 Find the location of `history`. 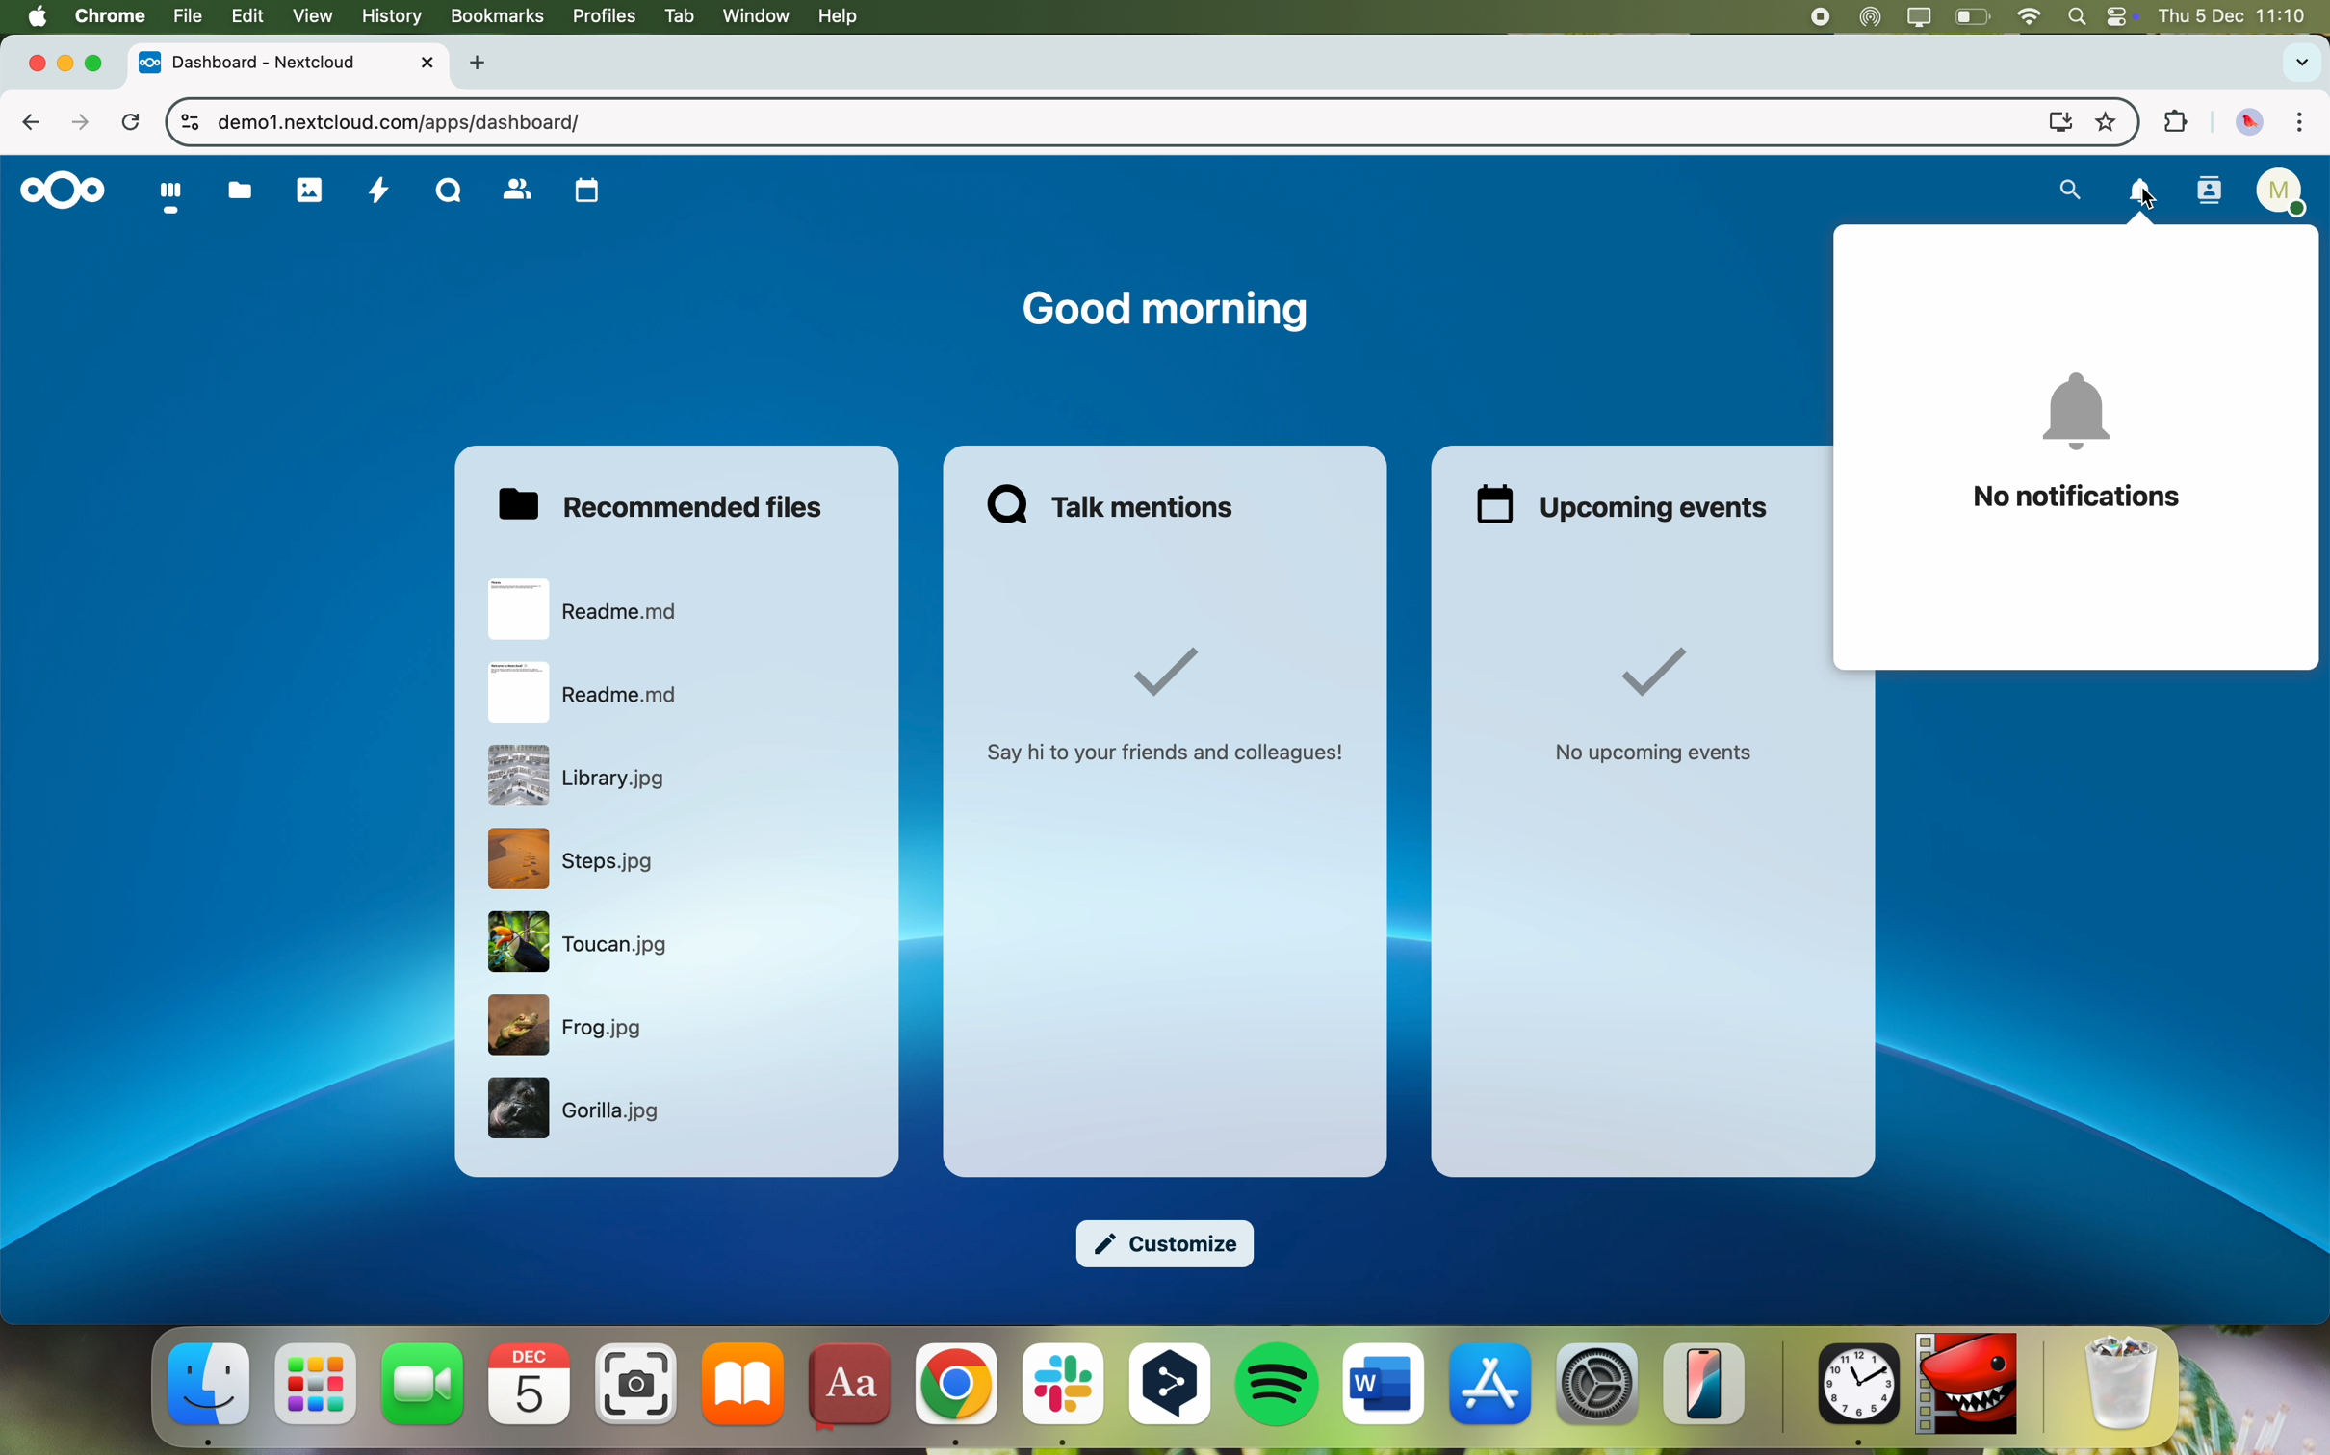

history is located at coordinates (389, 15).